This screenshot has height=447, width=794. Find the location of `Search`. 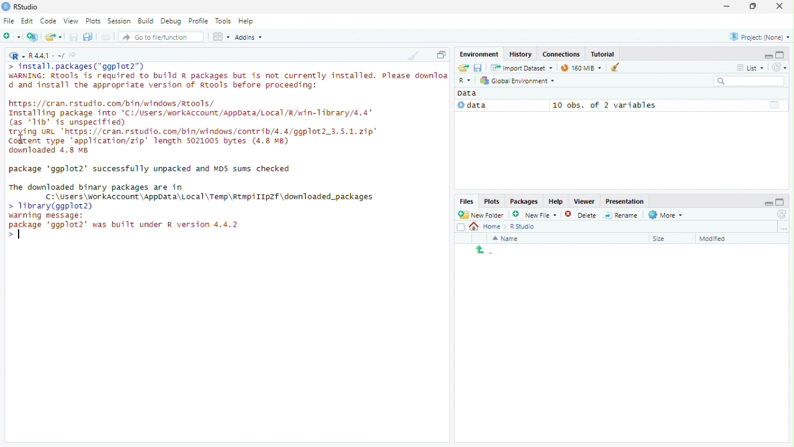

Search is located at coordinates (750, 81).